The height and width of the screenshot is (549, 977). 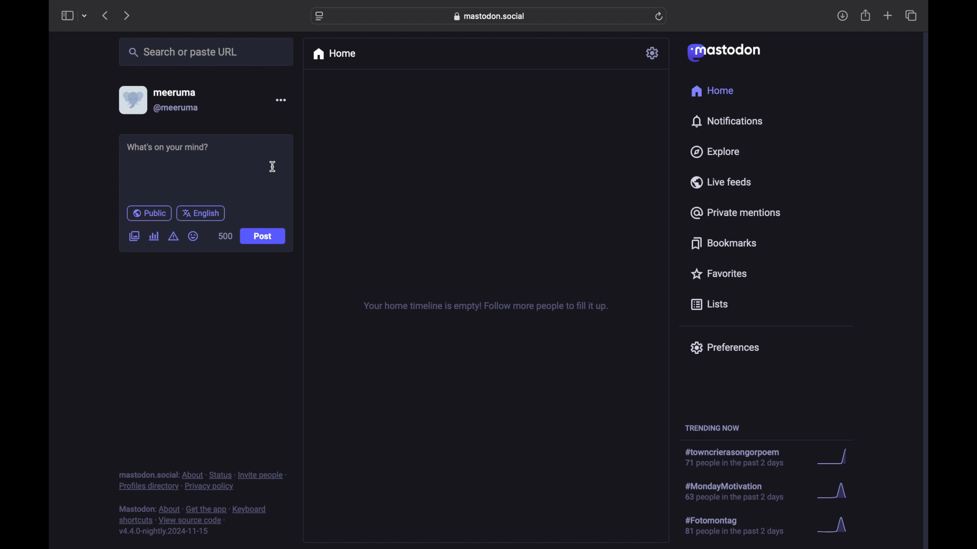 What do you see at coordinates (836, 526) in the screenshot?
I see `graph` at bounding box center [836, 526].